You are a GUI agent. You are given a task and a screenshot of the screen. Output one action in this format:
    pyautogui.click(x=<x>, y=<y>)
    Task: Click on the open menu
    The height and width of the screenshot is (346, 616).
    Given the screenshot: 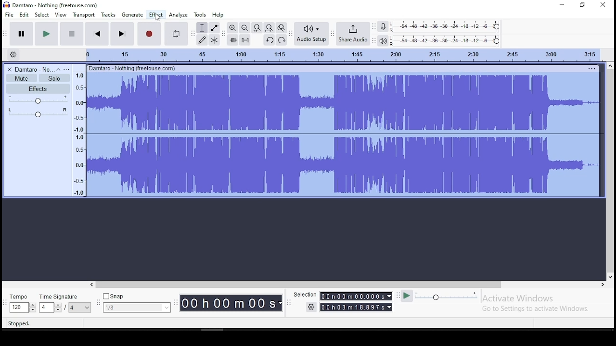 What is the action you would take?
    pyautogui.click(x=68, y=68)
    